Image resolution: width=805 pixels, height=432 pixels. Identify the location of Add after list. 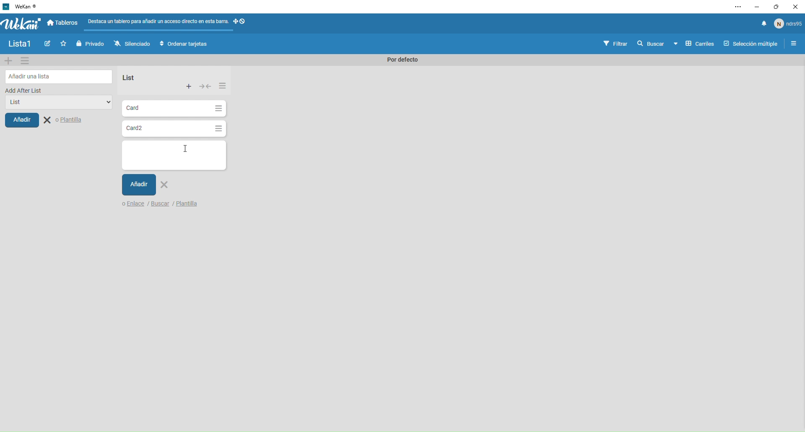
(24, 90).